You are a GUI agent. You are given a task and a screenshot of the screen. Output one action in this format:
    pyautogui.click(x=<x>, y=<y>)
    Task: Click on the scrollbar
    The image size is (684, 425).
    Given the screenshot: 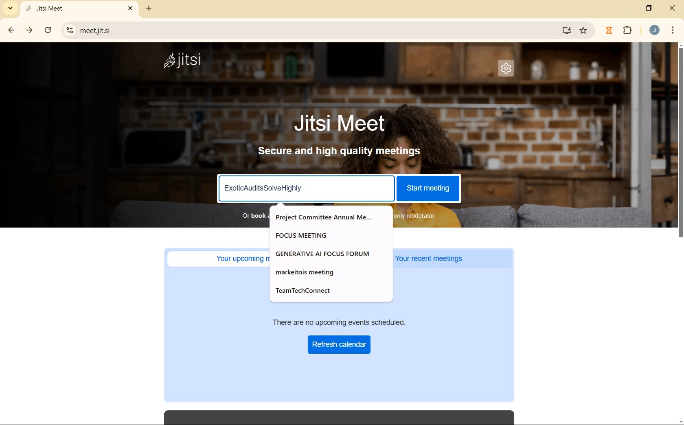 What is the action you would take?
    pyautogui.click(x=680, y=234)
    